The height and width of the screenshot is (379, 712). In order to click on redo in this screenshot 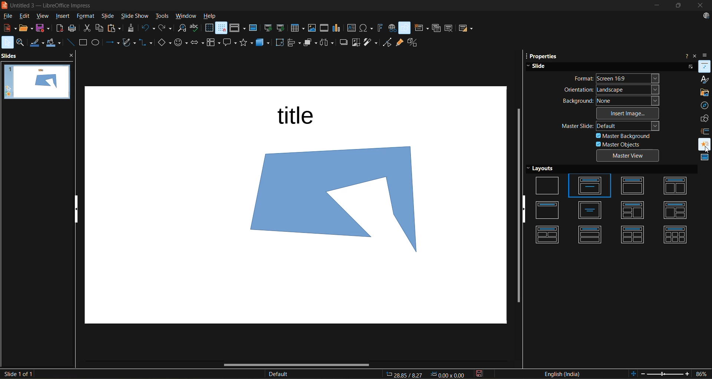, I will do `click(166, 28)`.